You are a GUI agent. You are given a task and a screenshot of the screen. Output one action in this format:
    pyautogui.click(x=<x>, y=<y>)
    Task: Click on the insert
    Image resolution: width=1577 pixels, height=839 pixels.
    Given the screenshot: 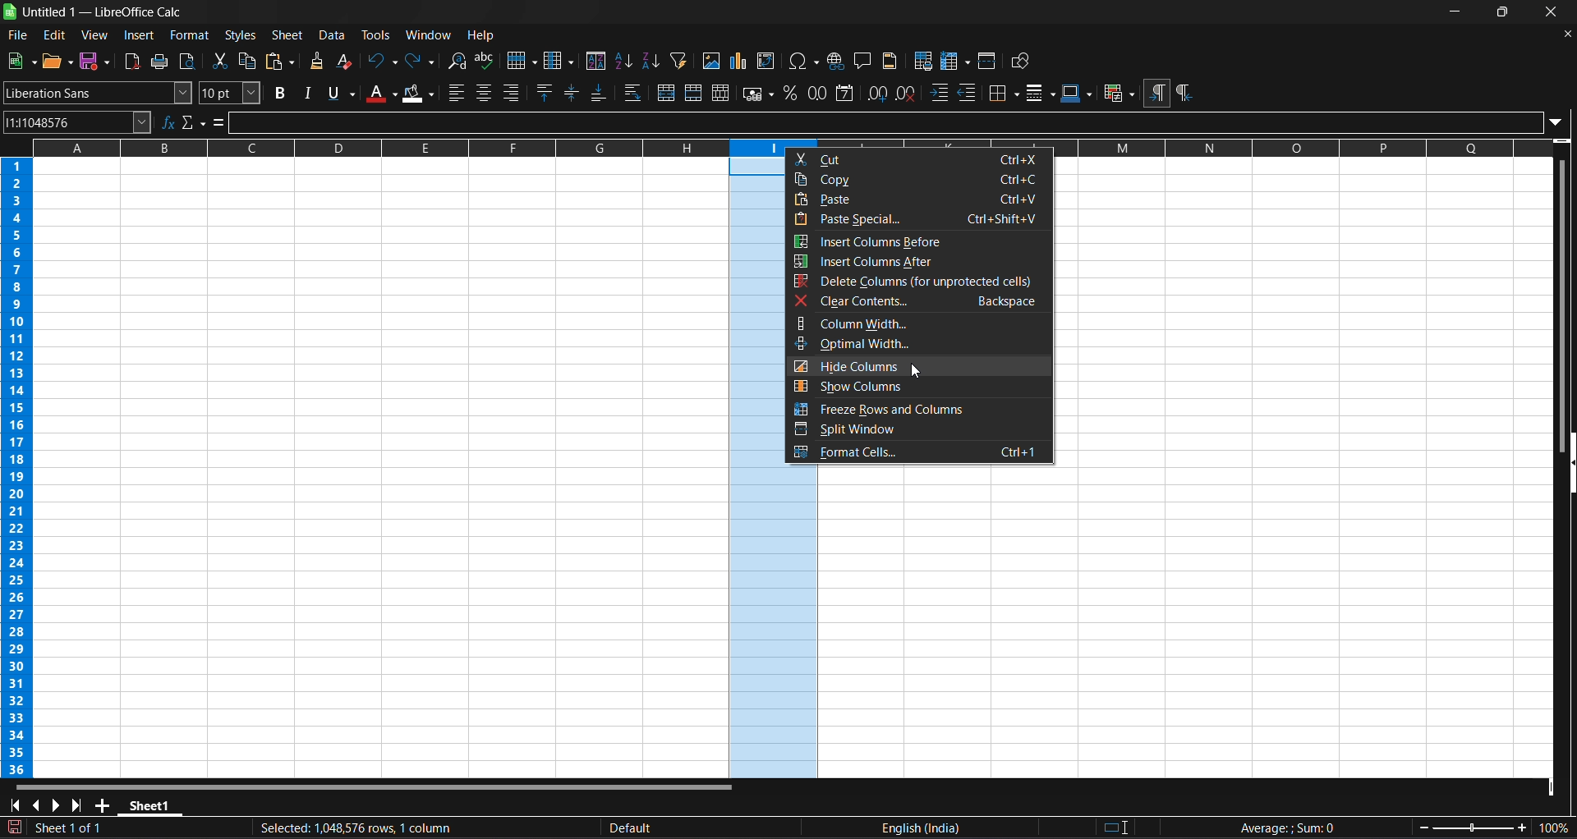 What is the action you would take?
    pyautogui.click(x=140, y=35)
    